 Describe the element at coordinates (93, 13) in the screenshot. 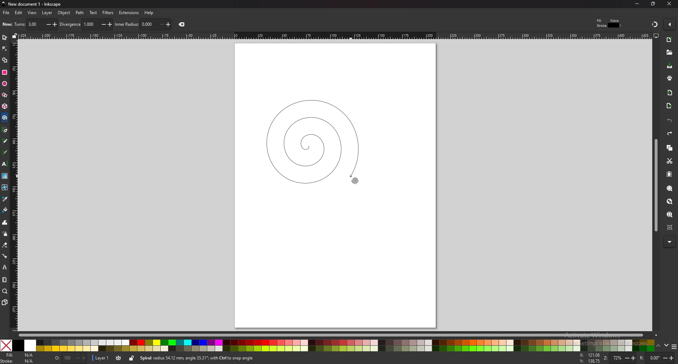

I see `text` at that location.